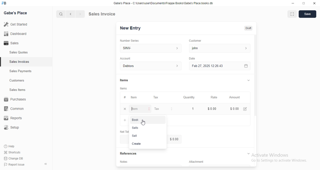 The width and height of the screenshot is (320, 170). What do you see at coordinates (14, 158) in the screenshot?
I see `Change DB` at bounding box center [14, 158].